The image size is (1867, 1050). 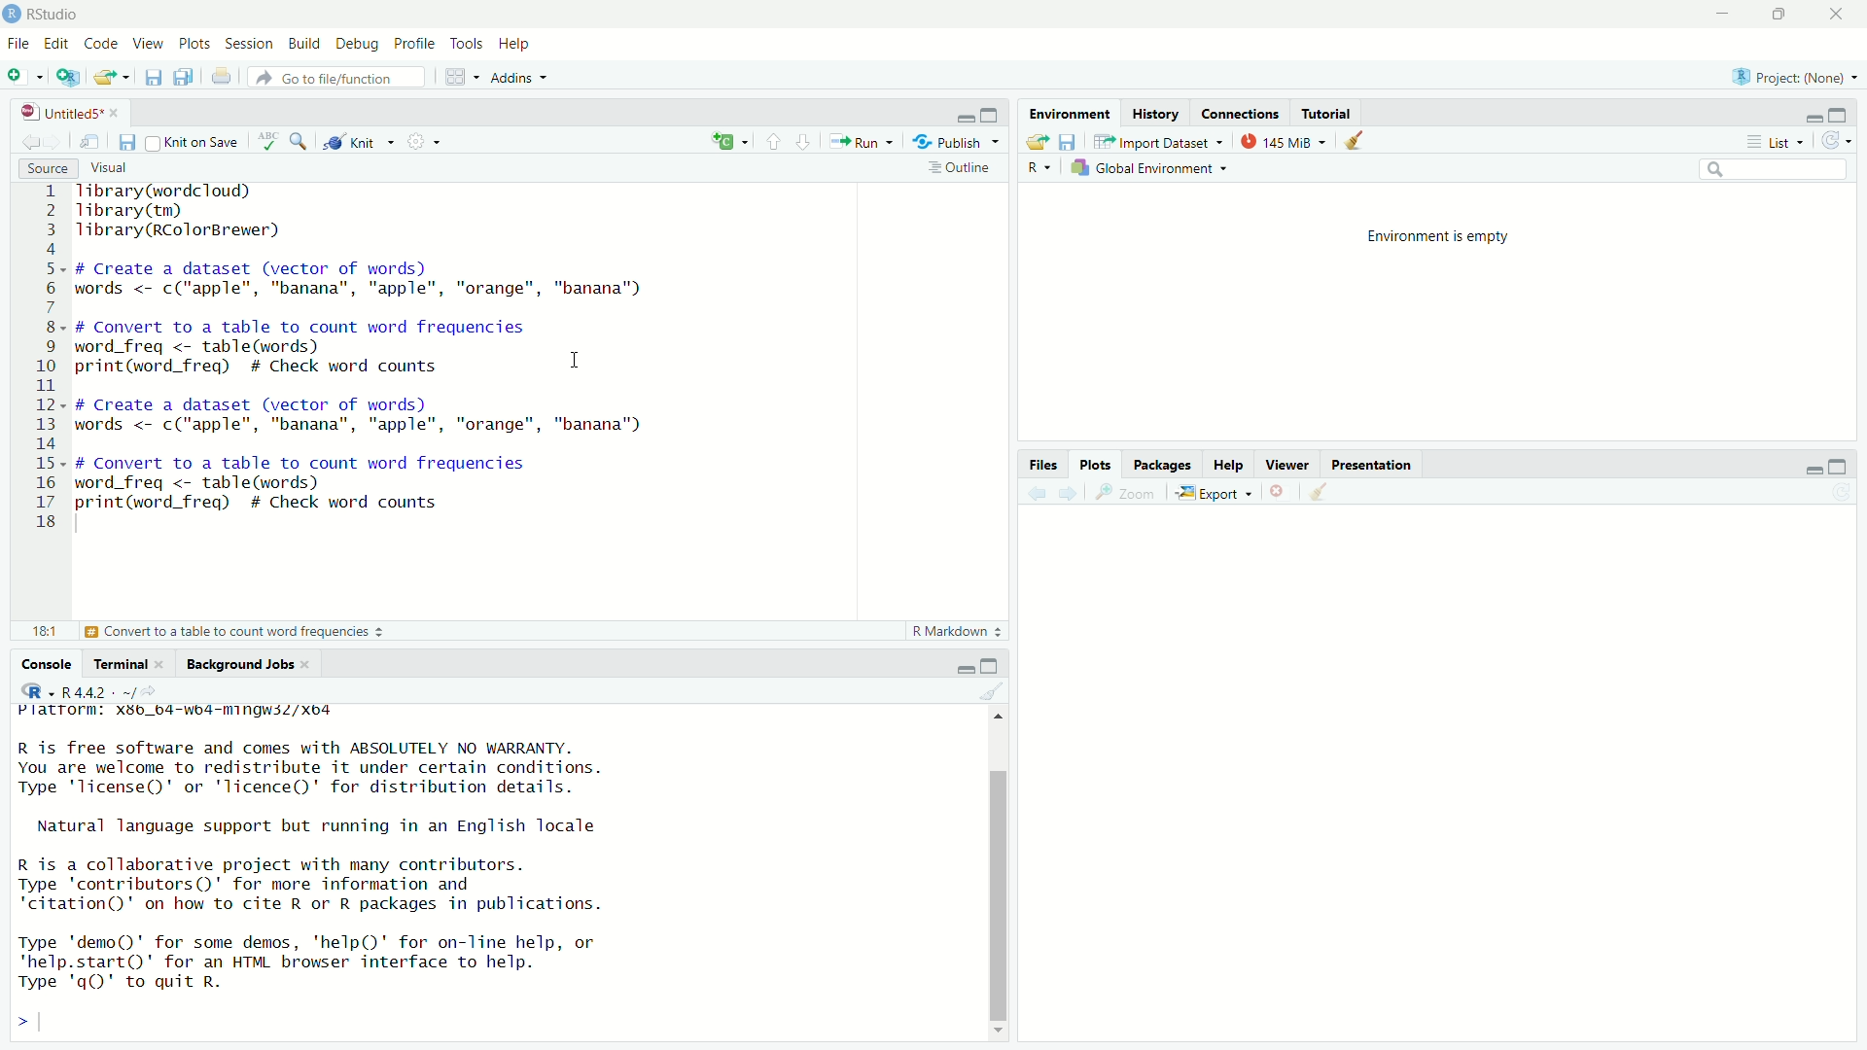 What do you see at coordinates (235, 630) in the screenshot?
I see `Convert to a table to count word frequencies` at bounding box center [235, 630].